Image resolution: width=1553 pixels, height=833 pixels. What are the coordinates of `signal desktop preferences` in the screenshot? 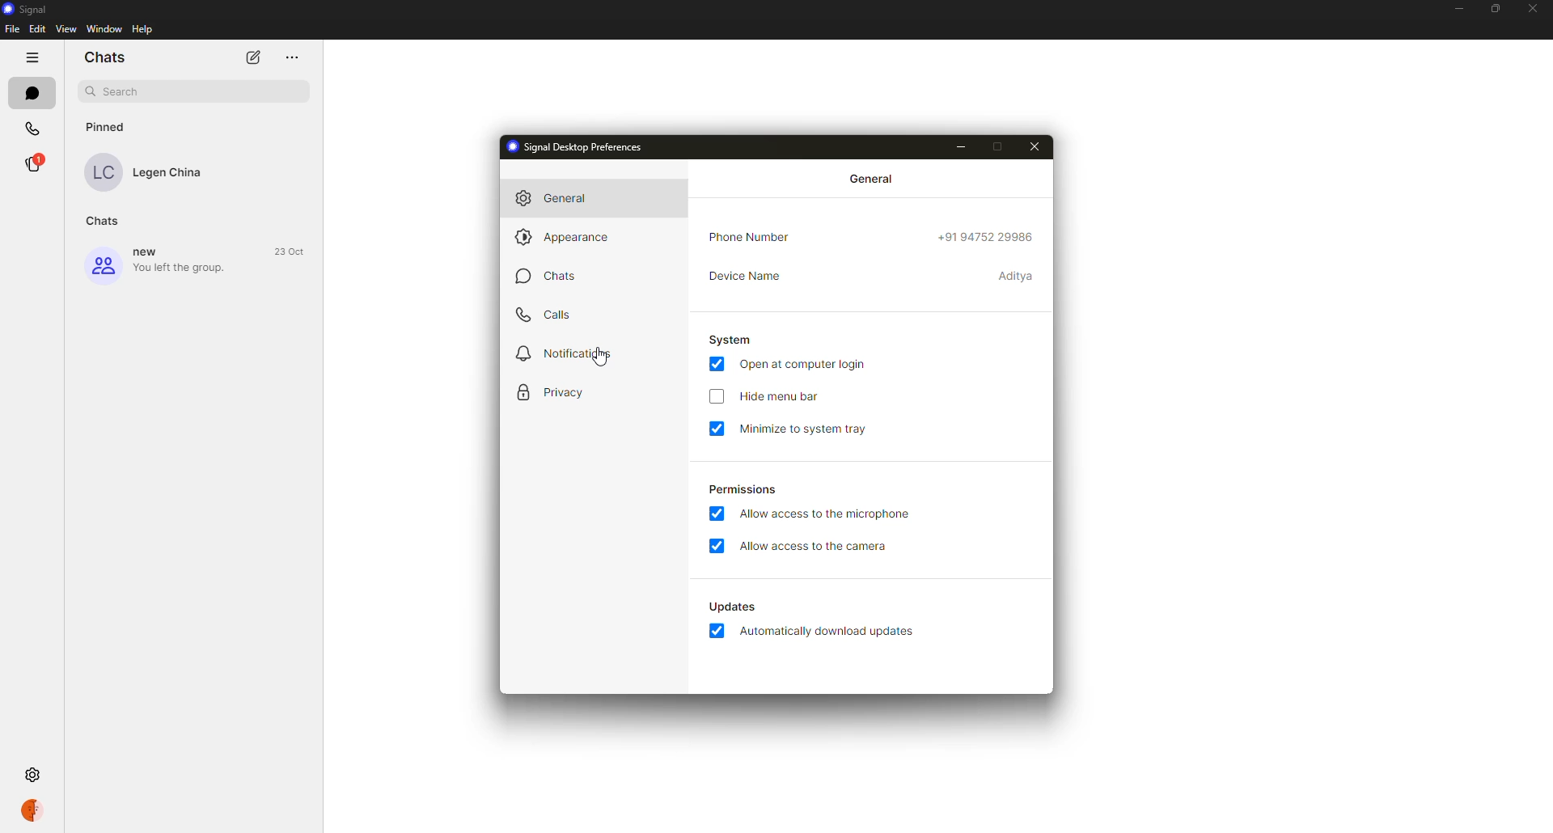 It's located at (576, 146).